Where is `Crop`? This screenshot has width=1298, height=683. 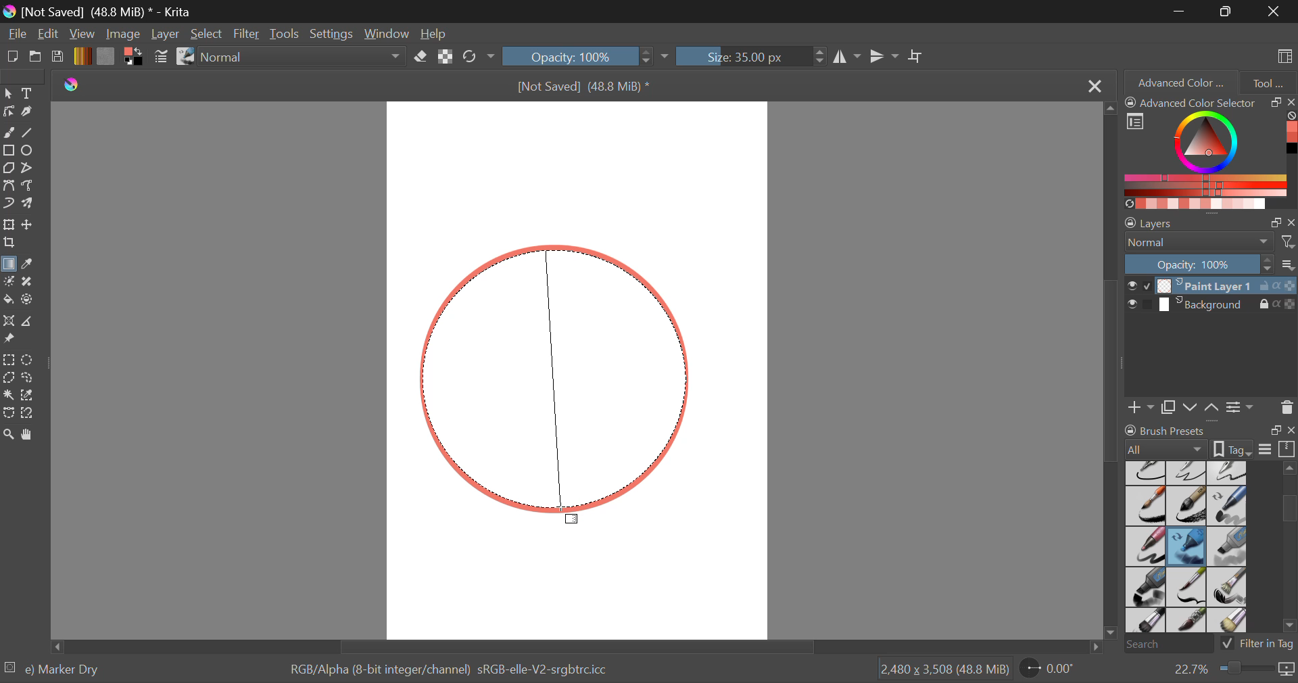 Crop is located at coordinates (917, 57).